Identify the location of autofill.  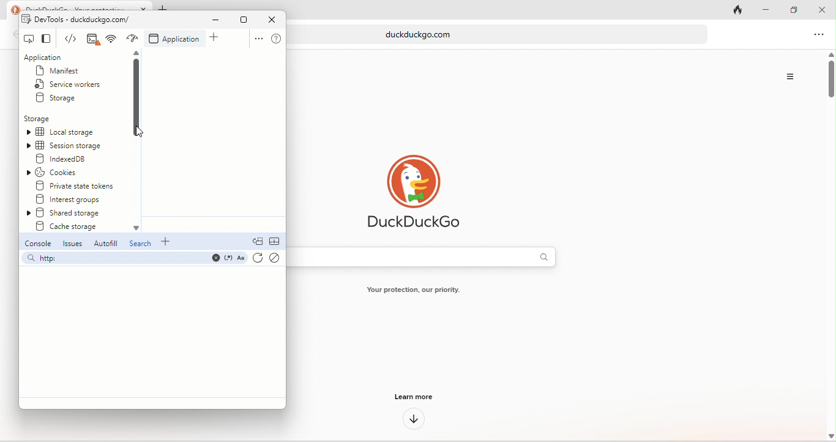
(104, 243).